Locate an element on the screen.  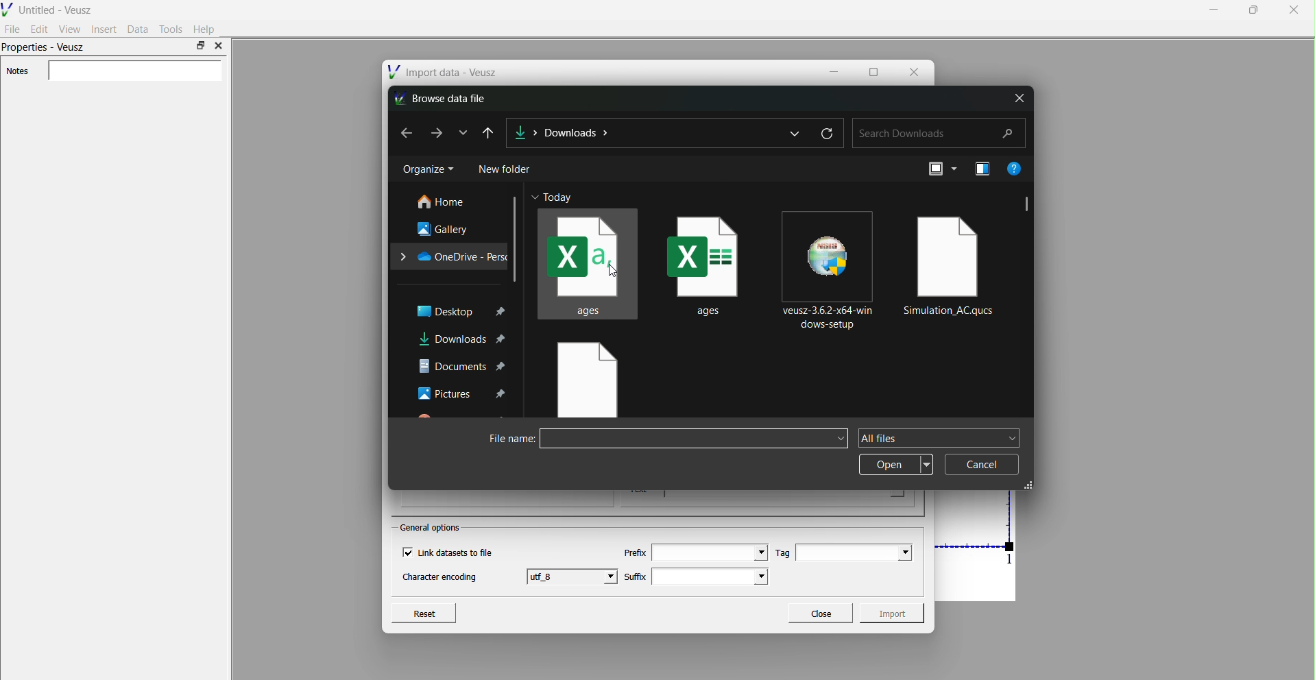
minimise is located at coordinates (836, 71).